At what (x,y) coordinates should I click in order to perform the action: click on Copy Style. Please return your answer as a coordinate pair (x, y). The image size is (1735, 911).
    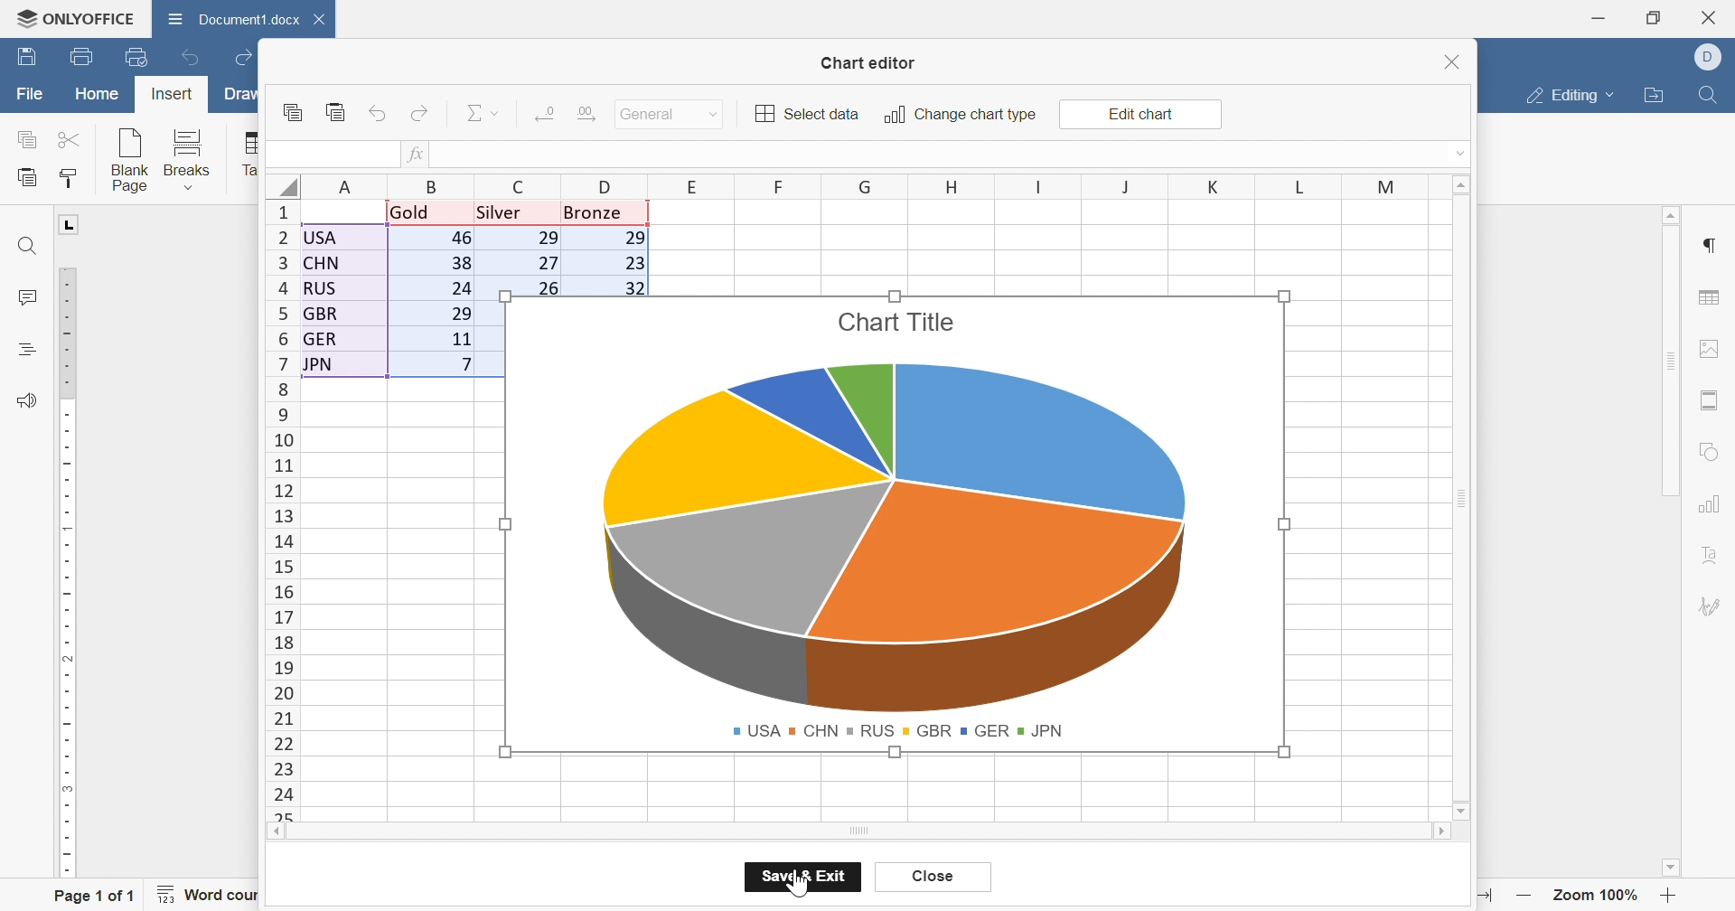
    Looking at the image, I should click on (70, 183).